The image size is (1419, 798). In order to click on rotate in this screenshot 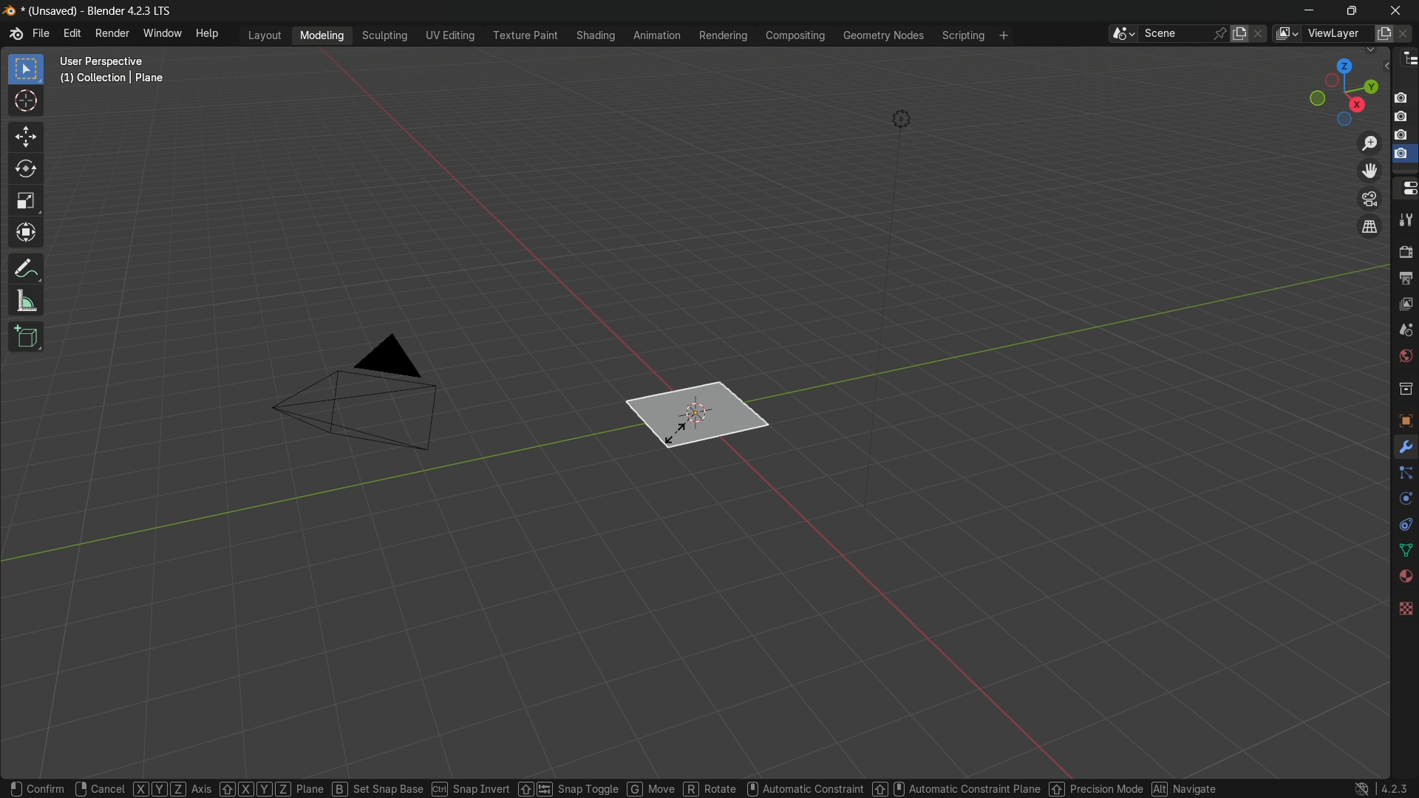, I will do `click(27, 170)`.